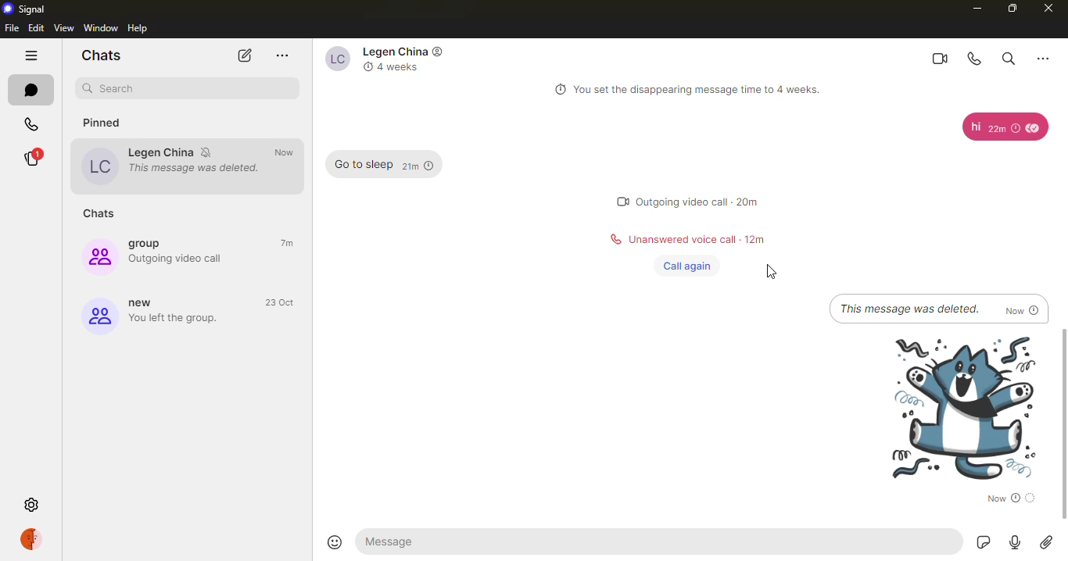  I want to click on chats, so click(33, 90).